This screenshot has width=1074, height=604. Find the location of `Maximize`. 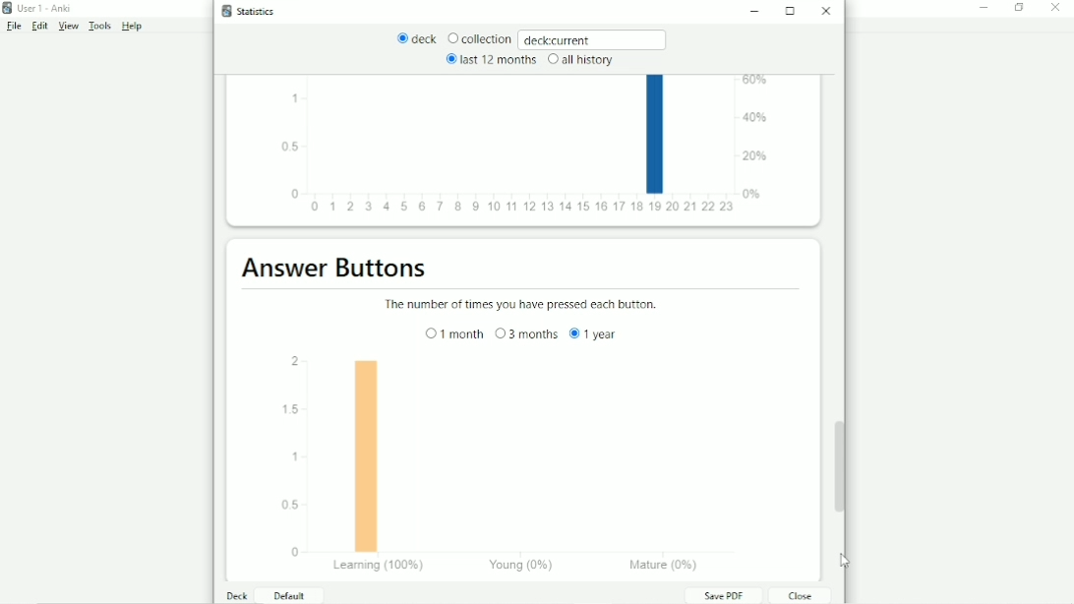

Maximize is located at coordinates (792, 11).